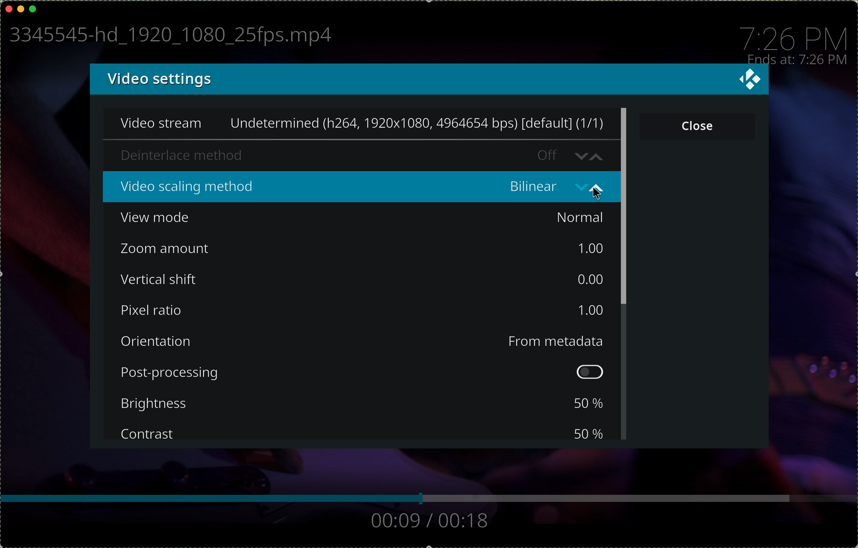 The image size is (858, 548). I want to click on pixel ratio, so click(151, 311).